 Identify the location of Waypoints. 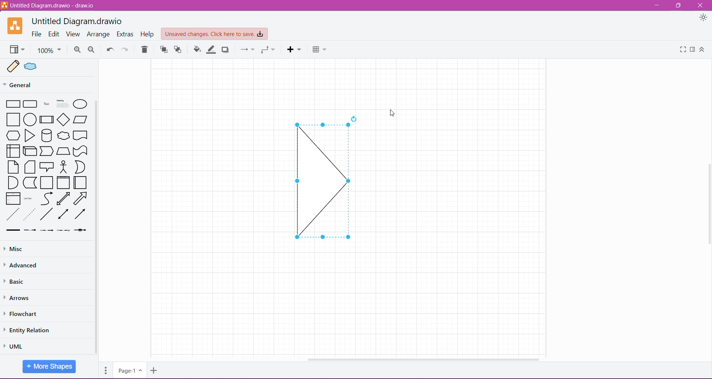
(268, 50).